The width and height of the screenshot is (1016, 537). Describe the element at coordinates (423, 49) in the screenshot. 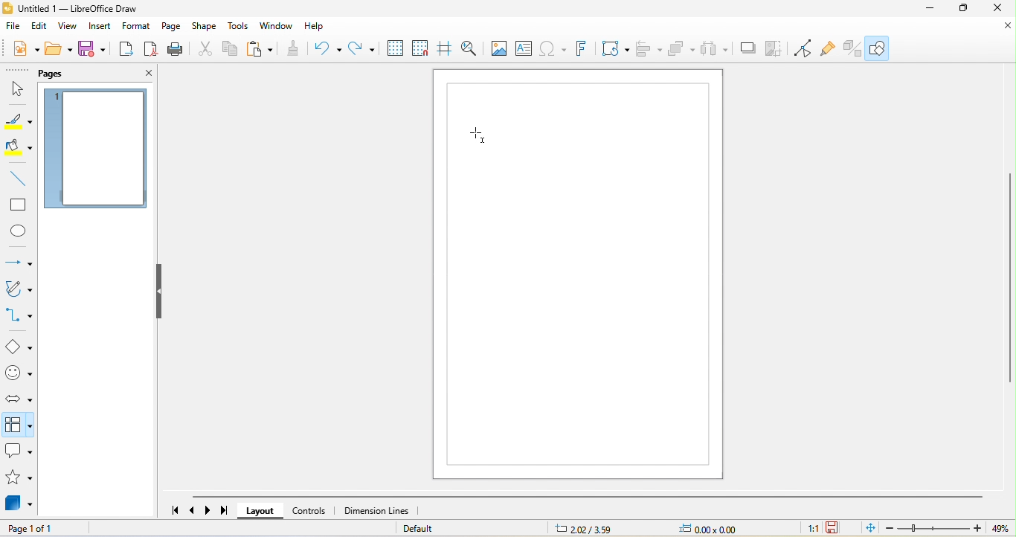

I see `snap to grid` at that location.